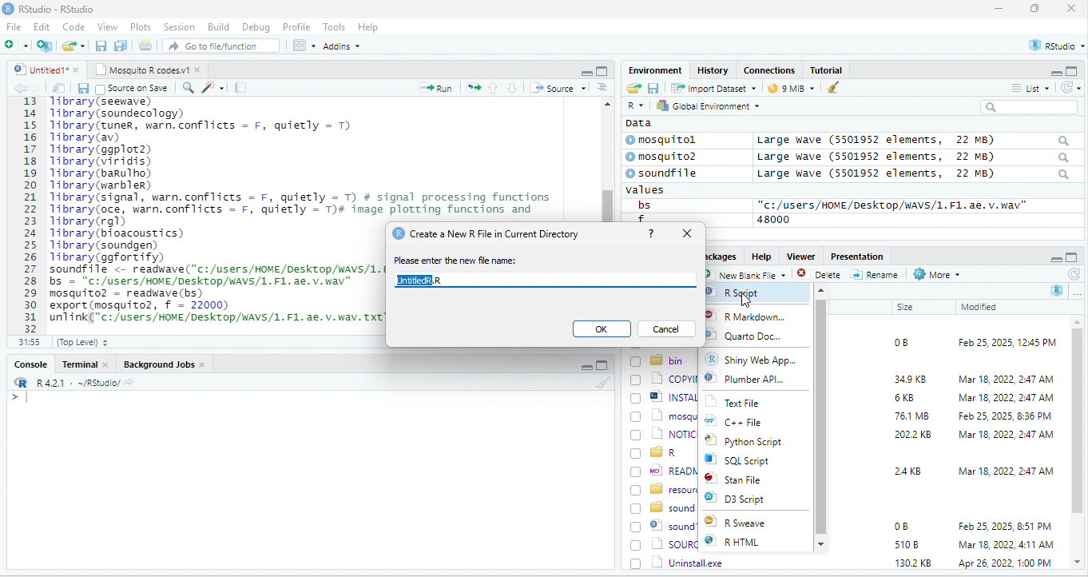 The image size is (1088, 577). I want to click on Rscript, so click(739, 292).